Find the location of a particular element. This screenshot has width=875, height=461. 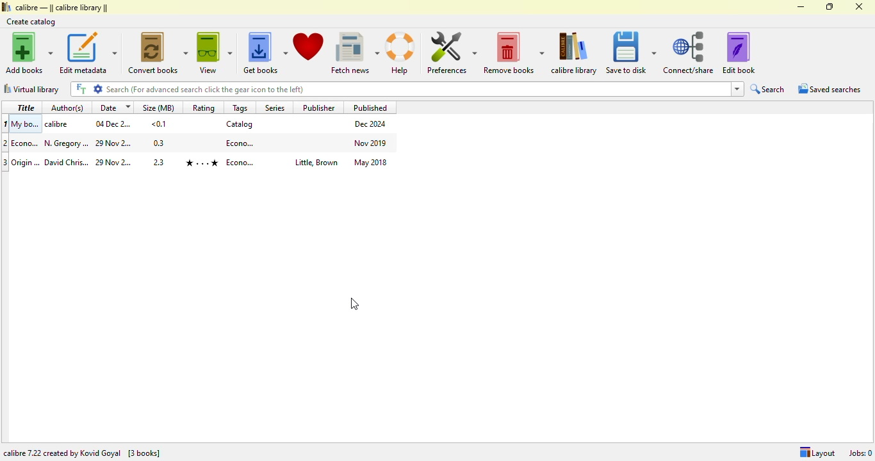

edit book is located at coordinates (739, 53).